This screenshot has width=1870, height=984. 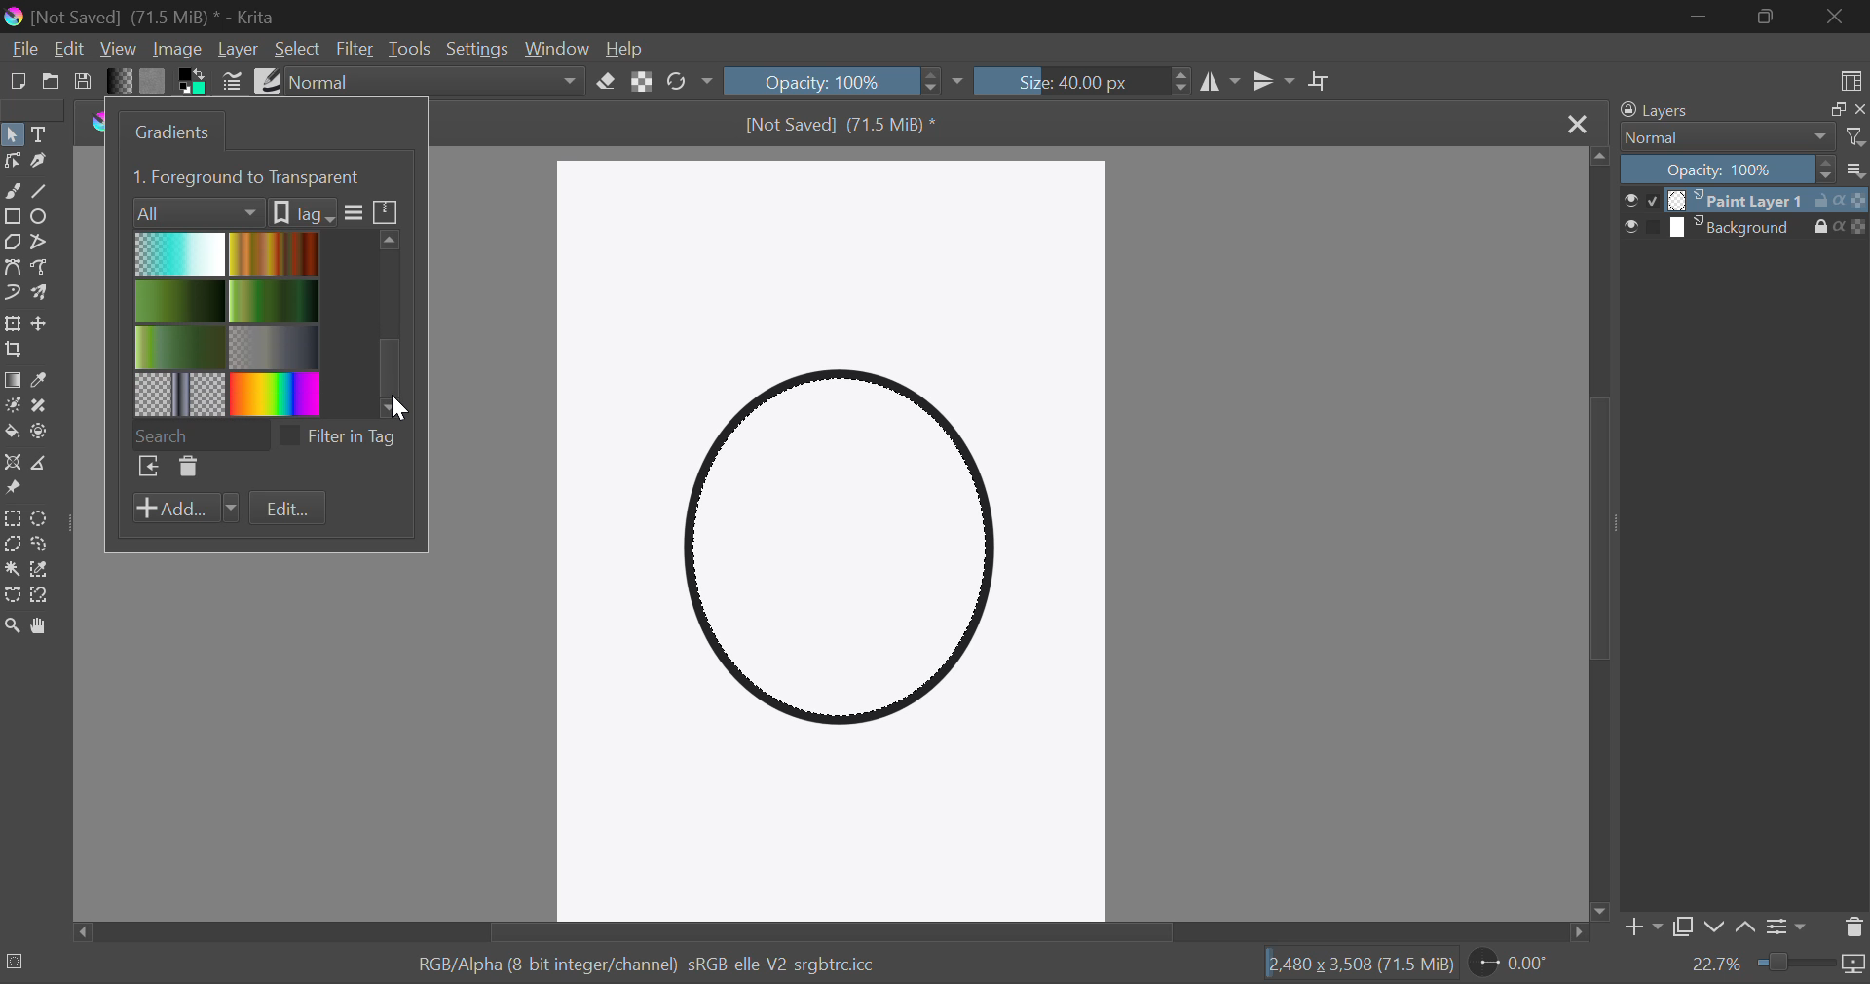 I want to click on Edit, so click(x=68, y=47).